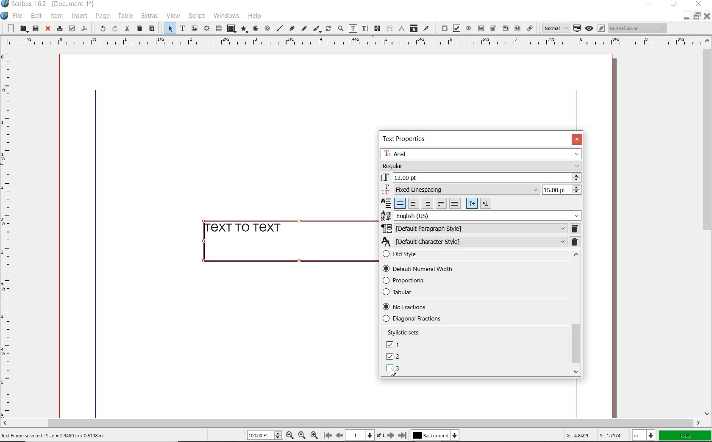  What do you see at coordinates (195, 16) in the screenshot?
I see `script` at bounding box center [195, 16].